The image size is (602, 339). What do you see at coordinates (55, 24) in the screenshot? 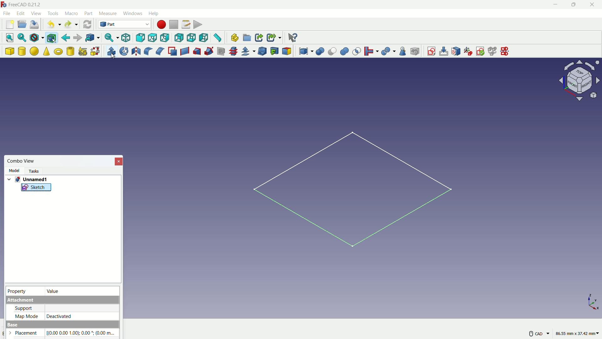
I see `undo` at bounding box center [55, 24].